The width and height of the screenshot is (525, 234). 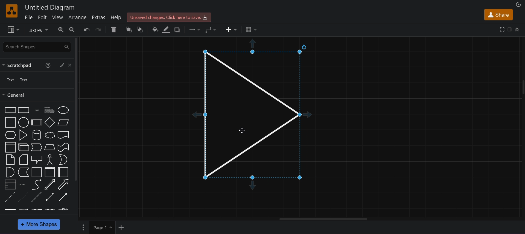 What do you see at coordinates (251, 30) in the screenshot?
I see `Table` at bounding box center [251, 30].